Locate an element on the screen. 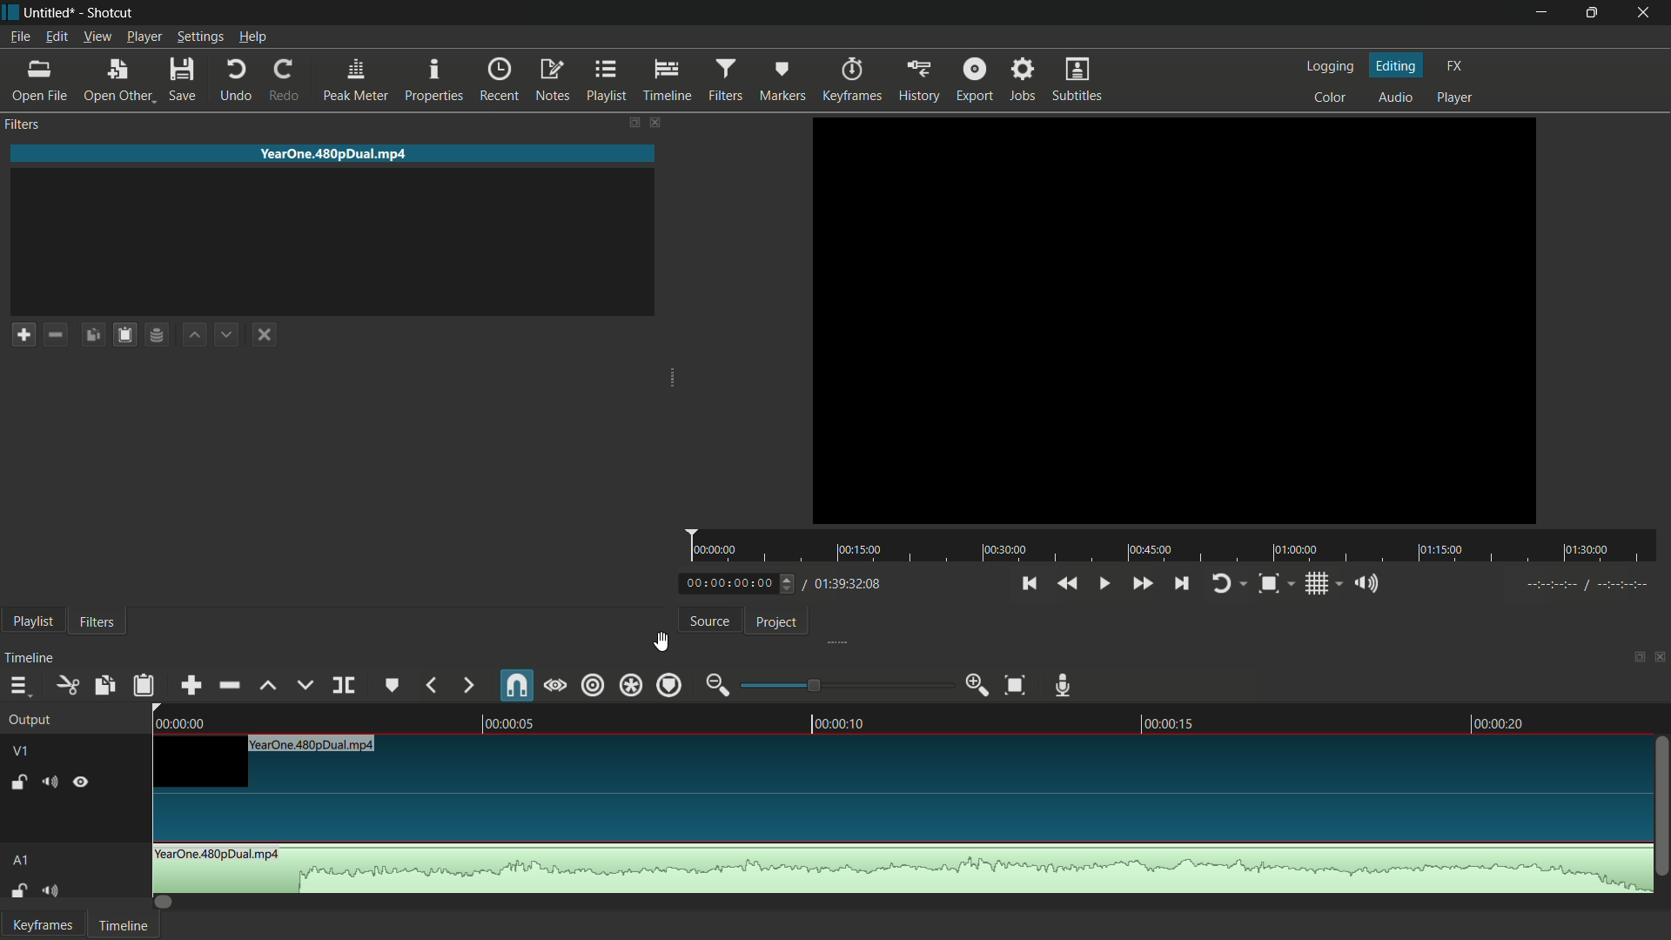 The height and width of the screenshot is (940, 1671). remove a filter is located at coordinates (59, 334).